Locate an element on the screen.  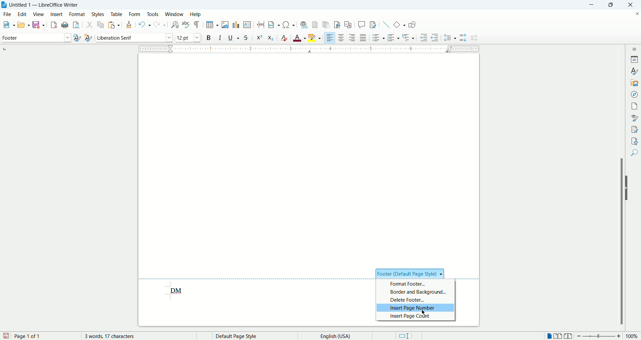
print preview is located at coordinates (76, 25).